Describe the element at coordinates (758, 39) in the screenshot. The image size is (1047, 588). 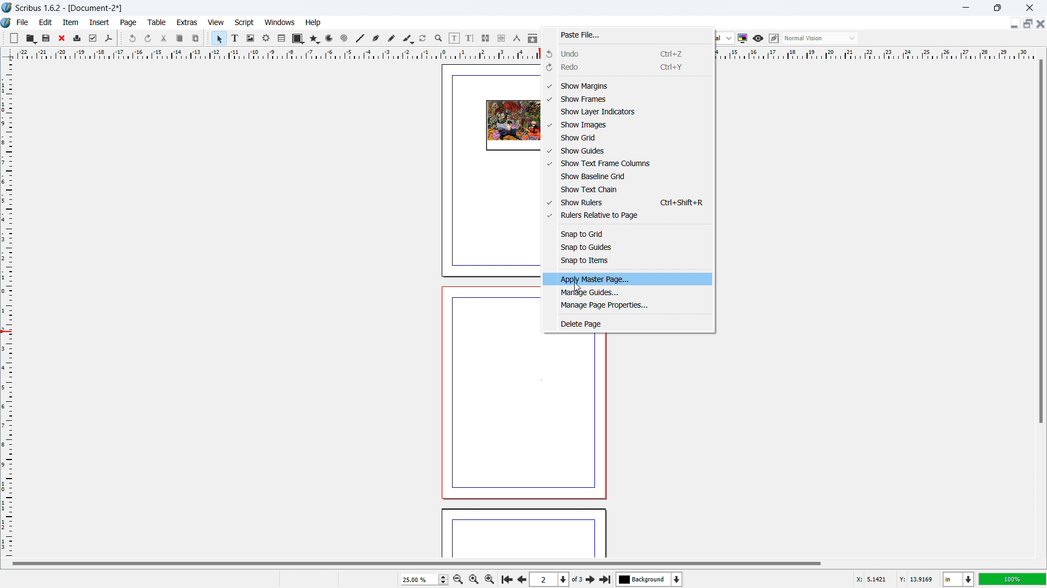
I see `preview mode` at that location.